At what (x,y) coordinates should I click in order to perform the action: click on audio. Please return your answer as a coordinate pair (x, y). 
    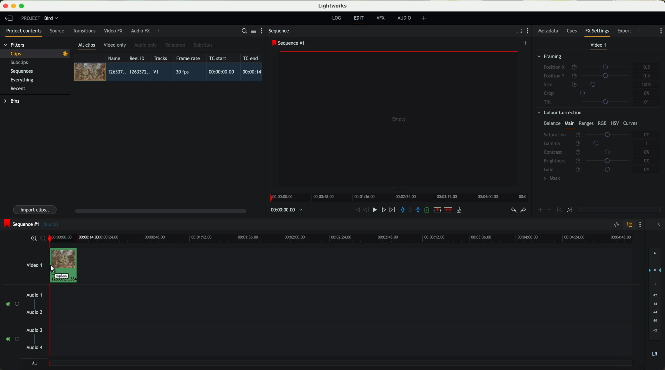
    Looking at the image, I should click on (404, 18).